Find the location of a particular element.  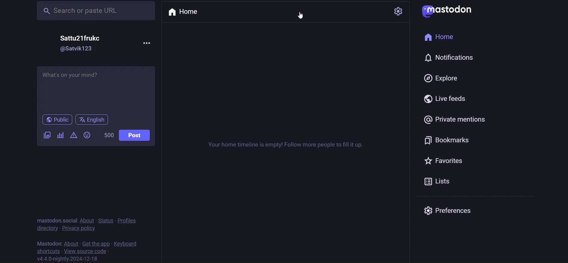

name is located at coordinates (81, 38).